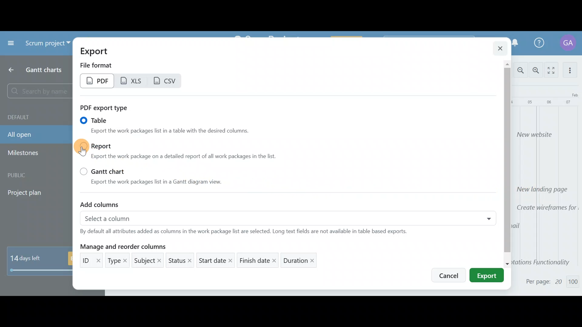 The width and height of the screenshot is (582, 327). I want to click on Project plan, so click(37, 193).